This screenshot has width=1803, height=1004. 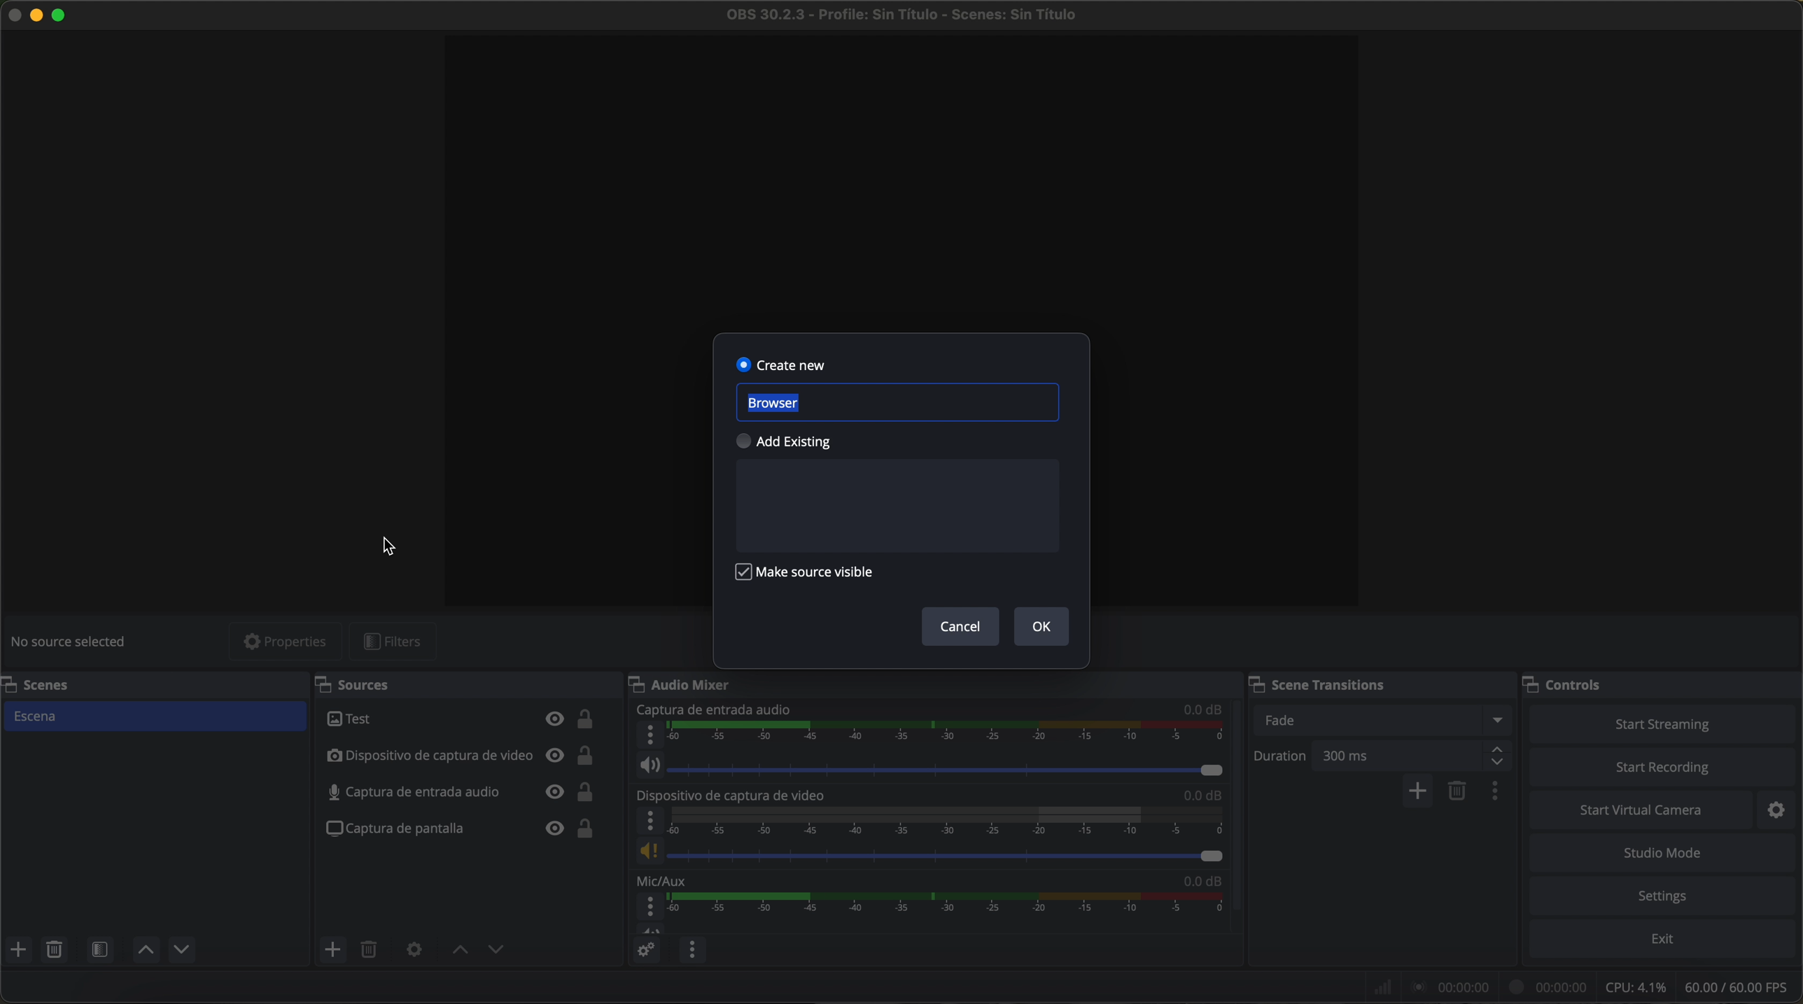 I want to click on filters, so click(x=393, y=642).